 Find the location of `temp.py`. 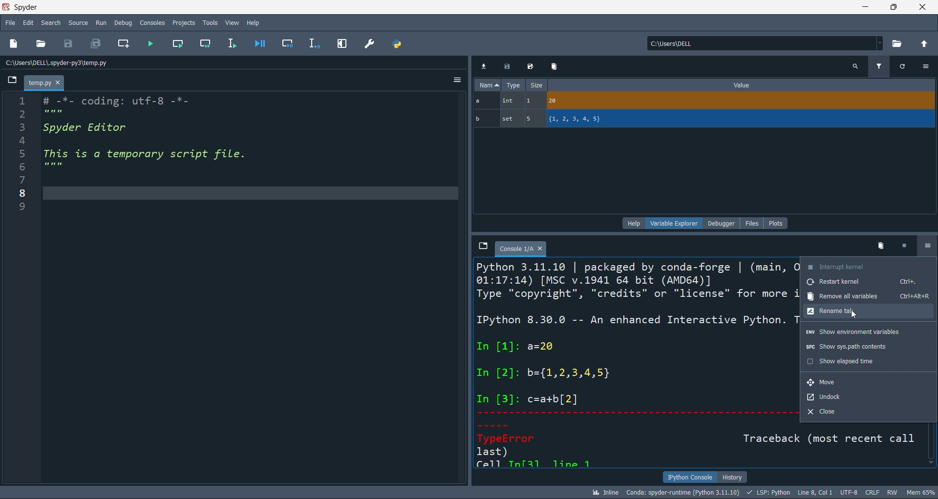

temp.py is located at coordinates (45, 84).